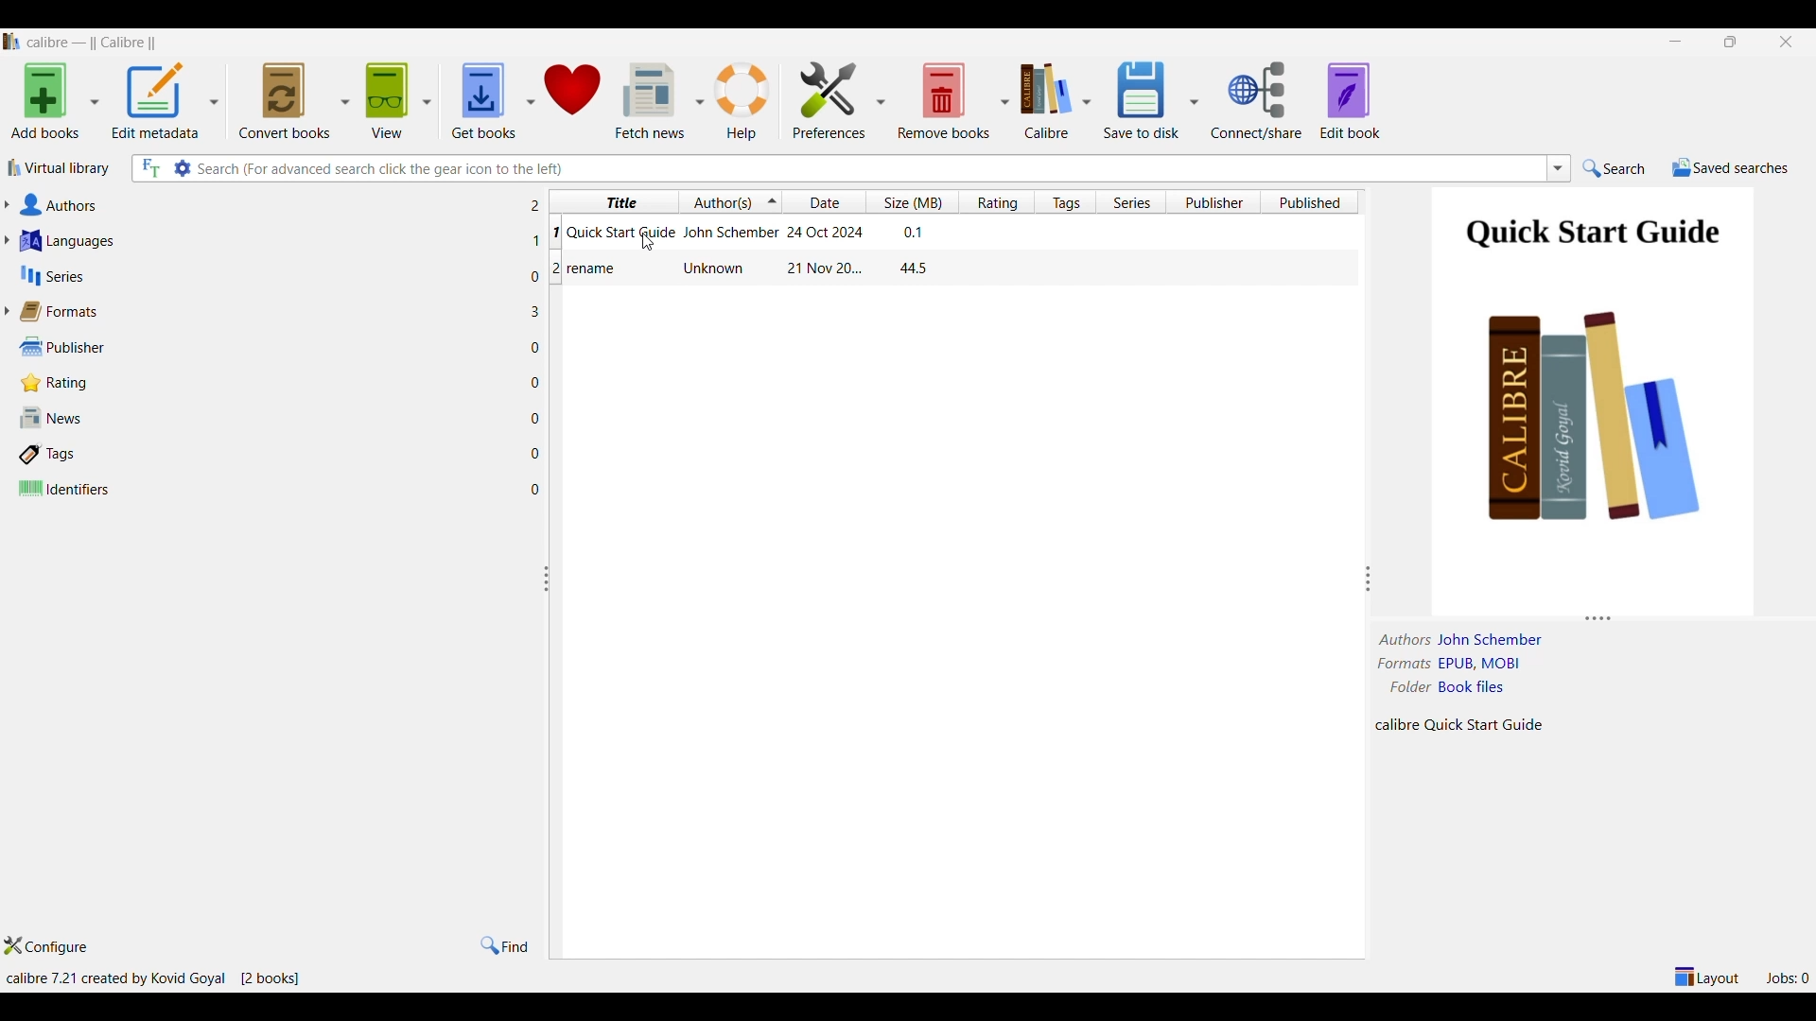 The image size is (1816, 1021). Describe the element at coordinates (480, 101) in the screenshot. I see `Get books` at that location.